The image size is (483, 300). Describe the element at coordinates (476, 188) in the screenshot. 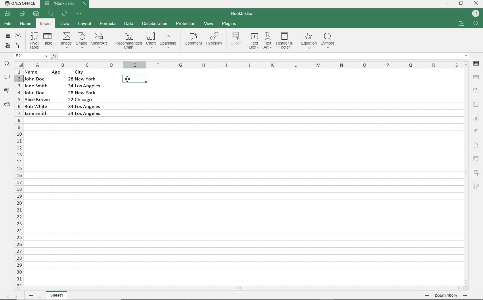

I see `SIGNATURE` at that location.